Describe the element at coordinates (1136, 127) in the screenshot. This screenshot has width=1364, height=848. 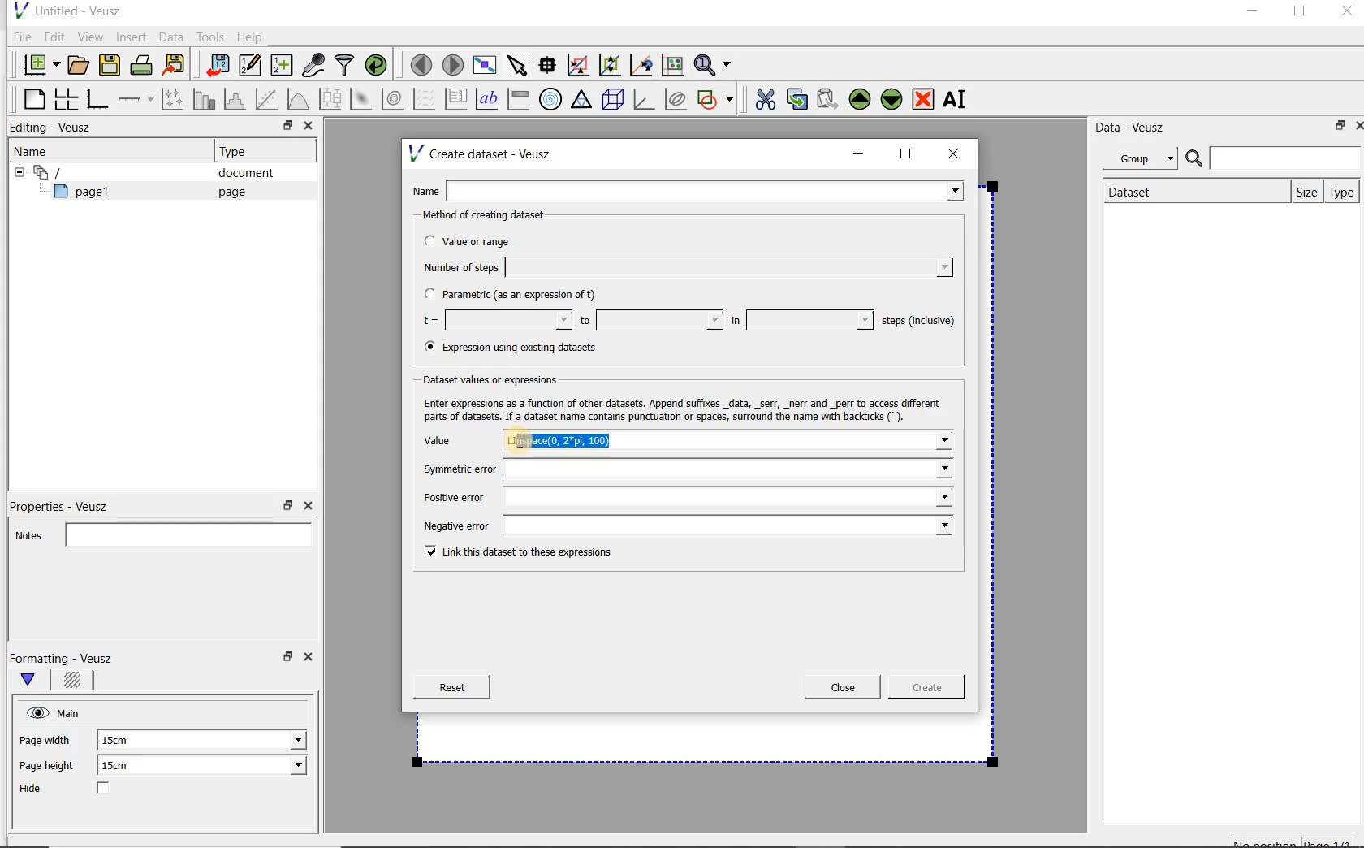
I see `Data - Veusz` at that location.